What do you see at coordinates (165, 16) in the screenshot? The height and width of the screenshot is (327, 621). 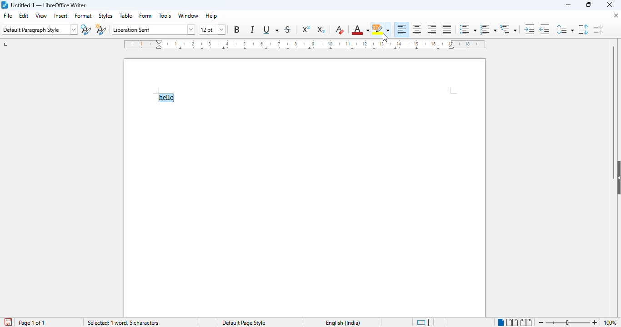 I see `tools` at bounding box center [165, 16].